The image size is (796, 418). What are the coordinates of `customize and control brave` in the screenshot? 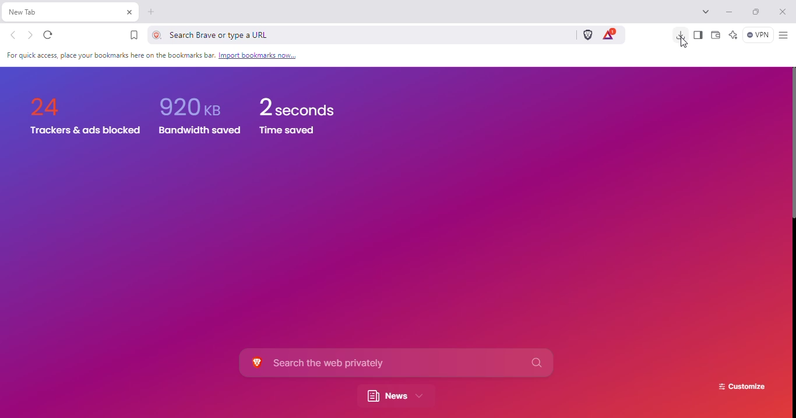 It's located at (784, 36).